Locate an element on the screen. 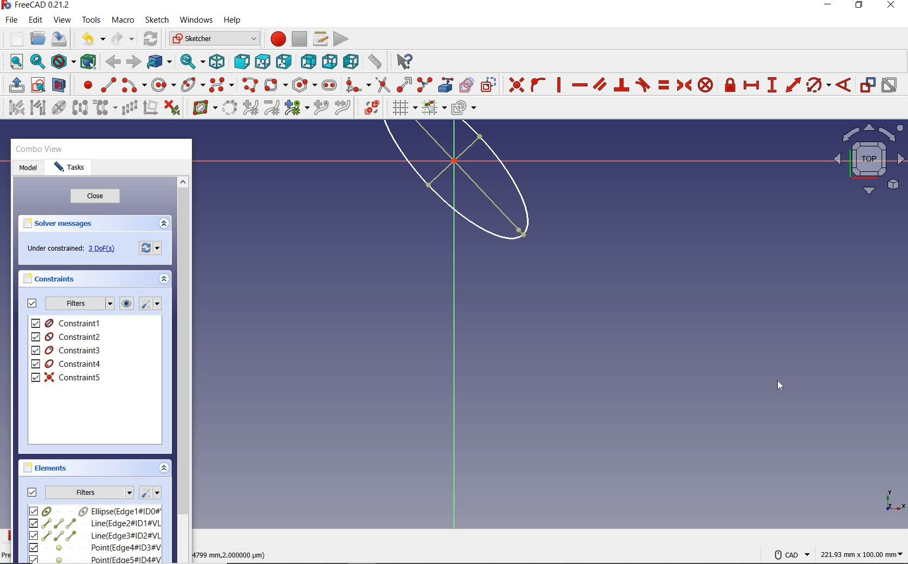 The height and width of the screenshot is (564, 908). model is located at coordinates (28, 169).